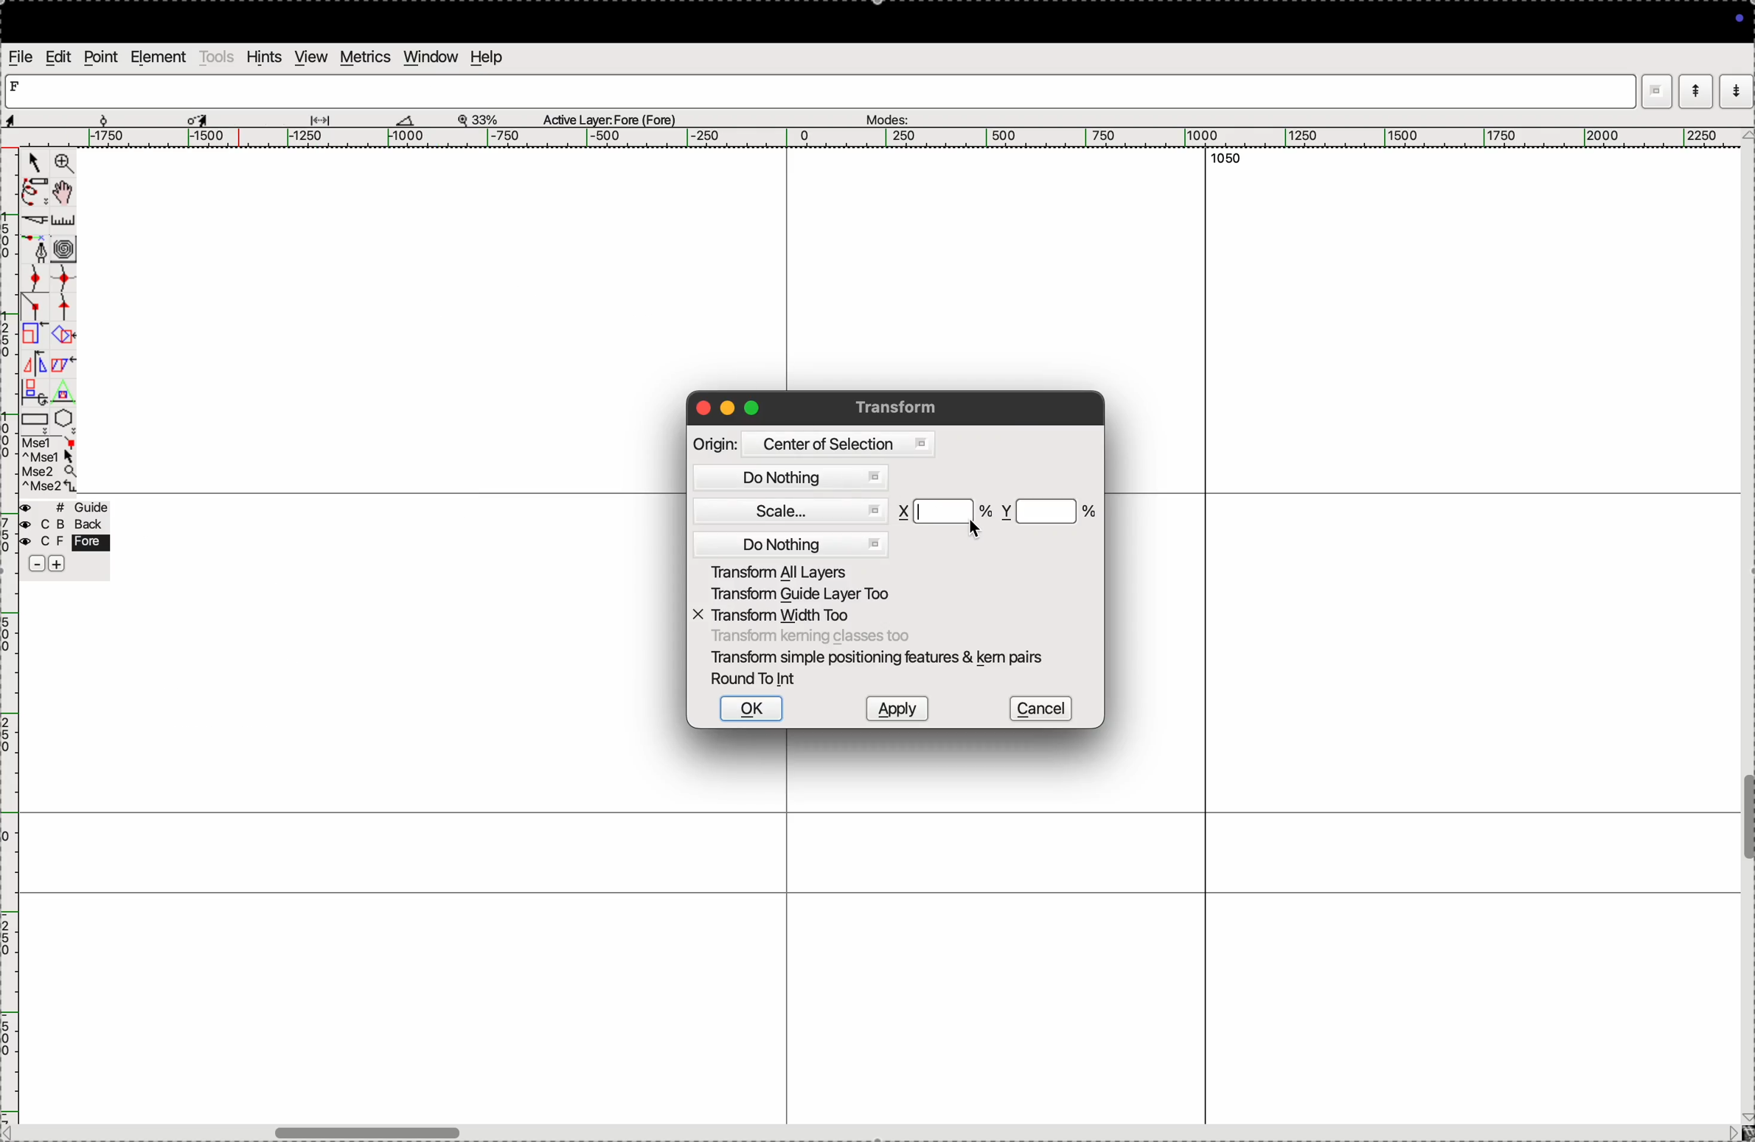 This screenshot has height=1142, width=1755. What do you see at coordinates (906, 512) in the screenshot?
I see `x co-ordinate` at bounding box center [906, 512].